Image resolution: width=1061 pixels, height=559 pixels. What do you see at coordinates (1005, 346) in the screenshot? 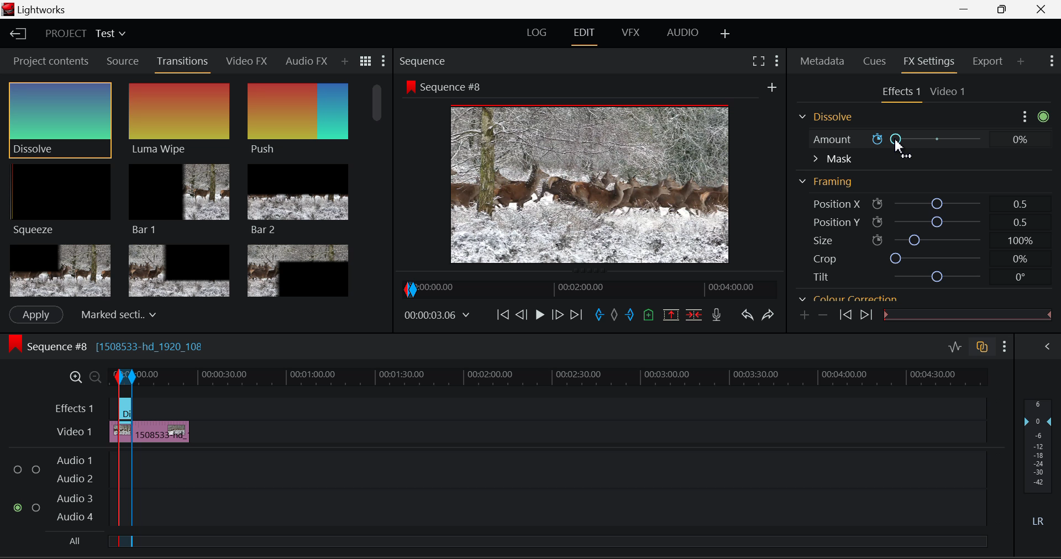
I see `Show Settings` at bounding box center [1005, 346].